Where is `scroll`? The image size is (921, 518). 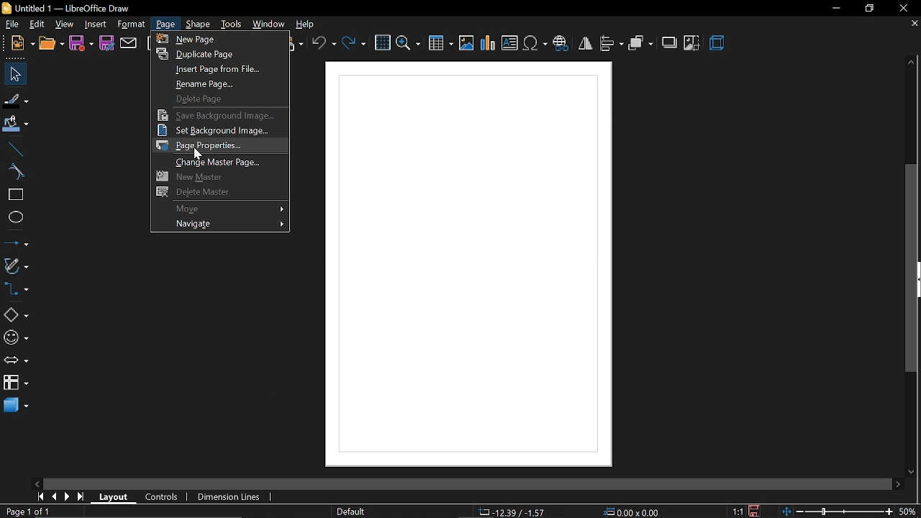
scroll is located at coordinates (461, 481).